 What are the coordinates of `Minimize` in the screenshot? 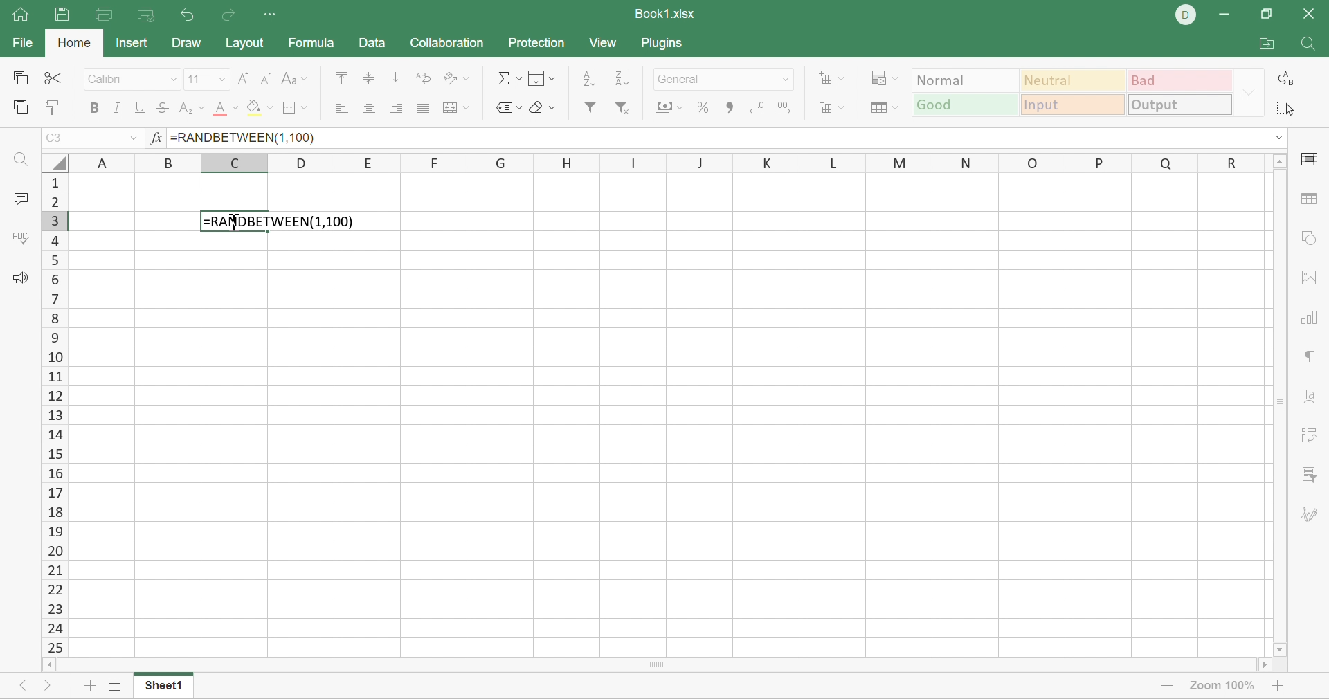 It's located at (1224, 13).